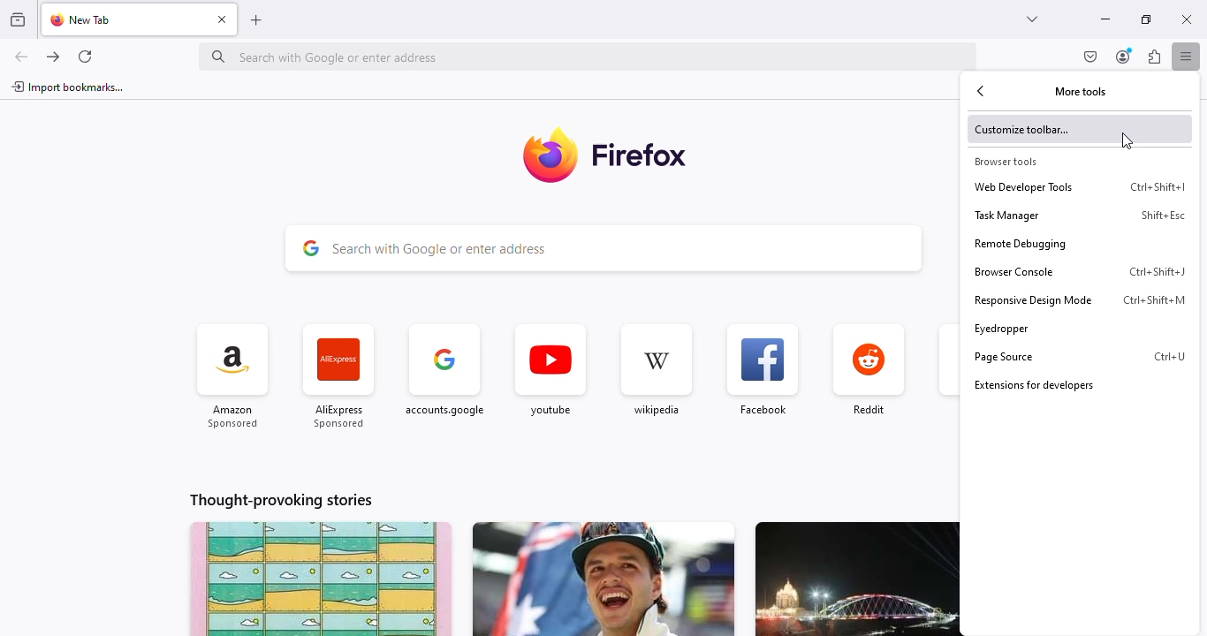  Describe the element at coordinates (1164, 215) in the screenshot. I see `shortcut for task manager` at that location.